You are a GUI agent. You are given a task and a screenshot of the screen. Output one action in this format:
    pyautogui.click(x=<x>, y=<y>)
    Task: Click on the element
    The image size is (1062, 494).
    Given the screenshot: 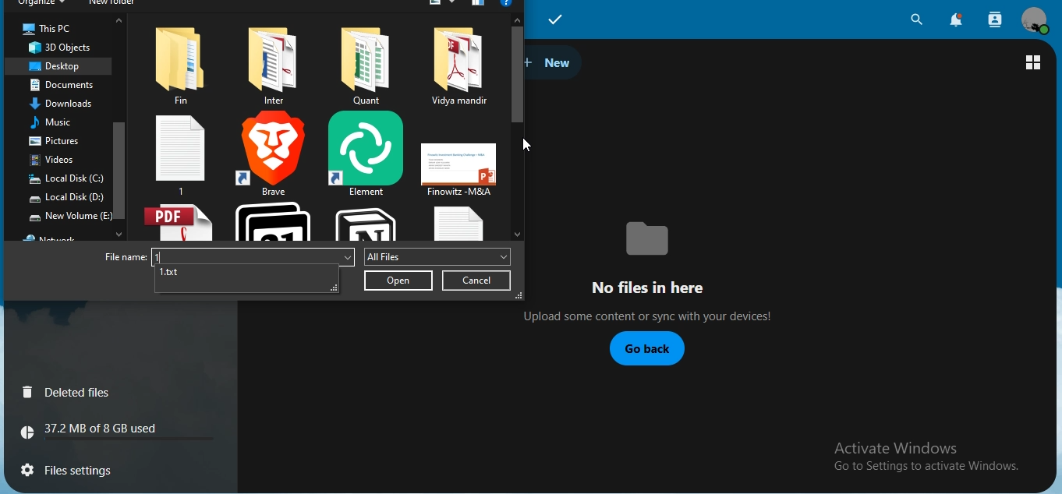 What is the action you would take?
    pyautogui.click(x=364, y=153)
    